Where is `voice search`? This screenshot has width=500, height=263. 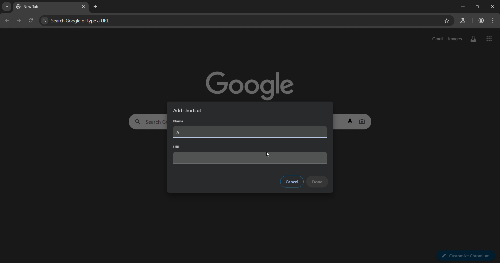
voice search is located at coordinates (351, 121).